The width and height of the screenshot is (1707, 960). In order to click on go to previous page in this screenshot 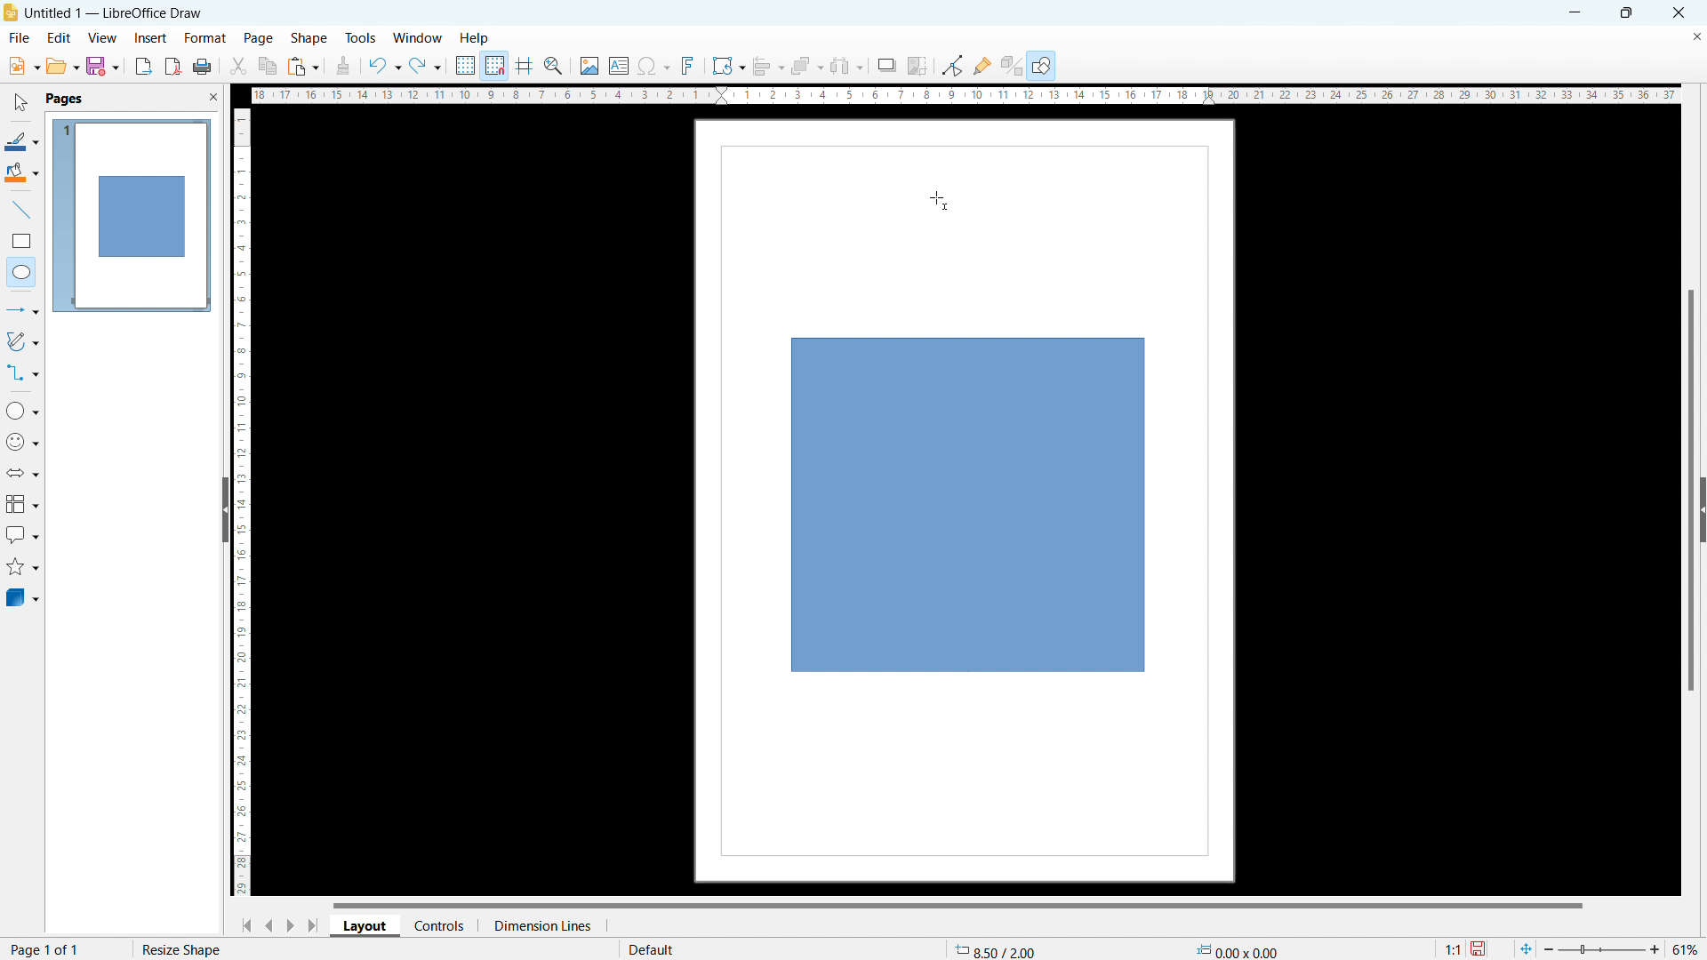, I will do `click(269, 923)`.